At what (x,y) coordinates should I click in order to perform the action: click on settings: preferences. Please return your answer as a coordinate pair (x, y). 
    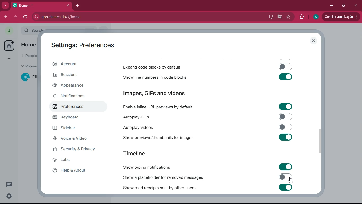
    Looking at the image, I should click on (82, 44).